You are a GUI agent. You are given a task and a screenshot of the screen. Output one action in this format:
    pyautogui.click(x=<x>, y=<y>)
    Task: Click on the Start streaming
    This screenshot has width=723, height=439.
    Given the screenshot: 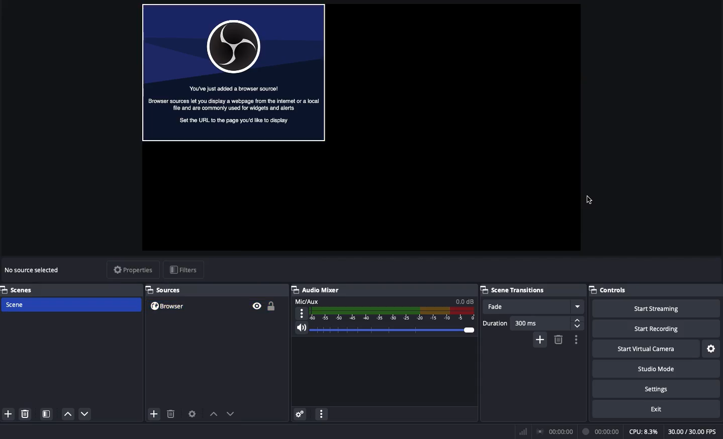 What is the action you would take?
    pyautogui.click(x=660, y=306)
    